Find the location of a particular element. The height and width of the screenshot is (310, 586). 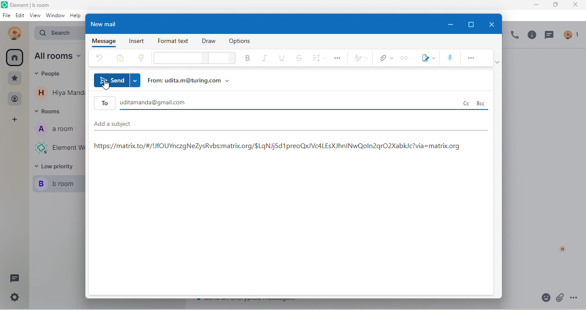

thread is located at coordinates (551, 36).